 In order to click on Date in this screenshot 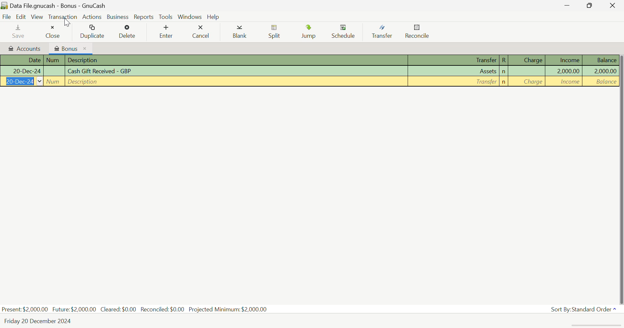, I will do `click(21, 60)`.